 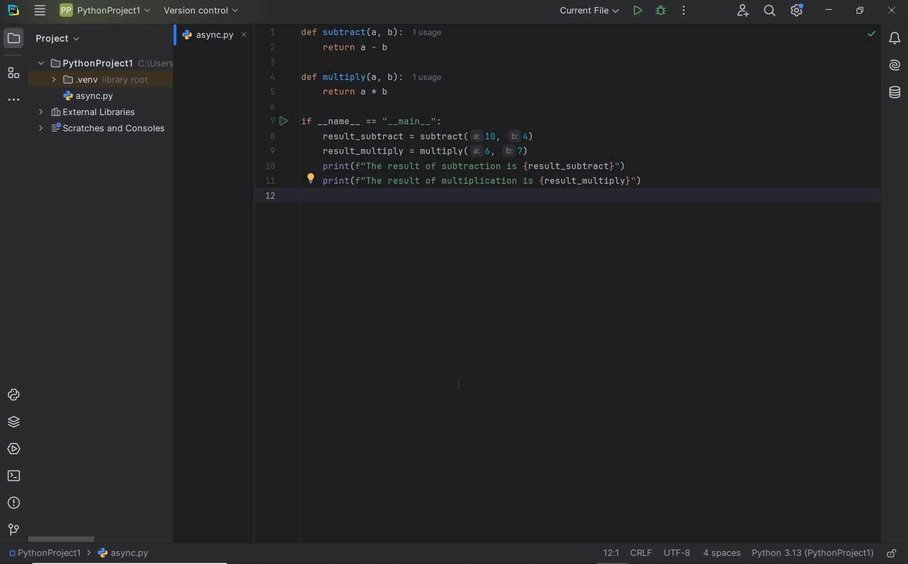 I want to click on IDE and Project Settings, so click(x=797, y=11).